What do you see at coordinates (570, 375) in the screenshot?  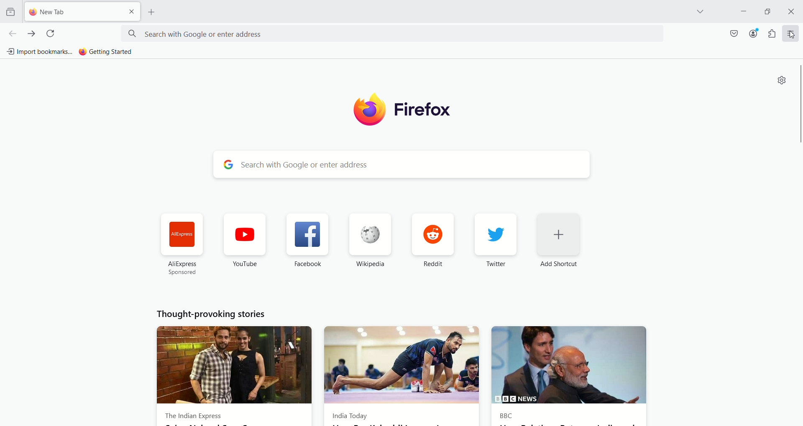 I see `BBC News` at bounding box center [570, 375].